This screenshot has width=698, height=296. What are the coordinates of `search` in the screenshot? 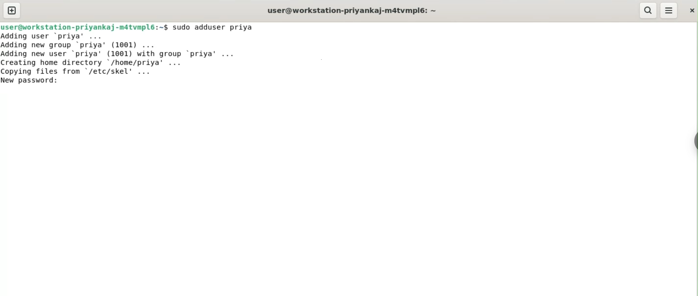 It's located at (649, 11).